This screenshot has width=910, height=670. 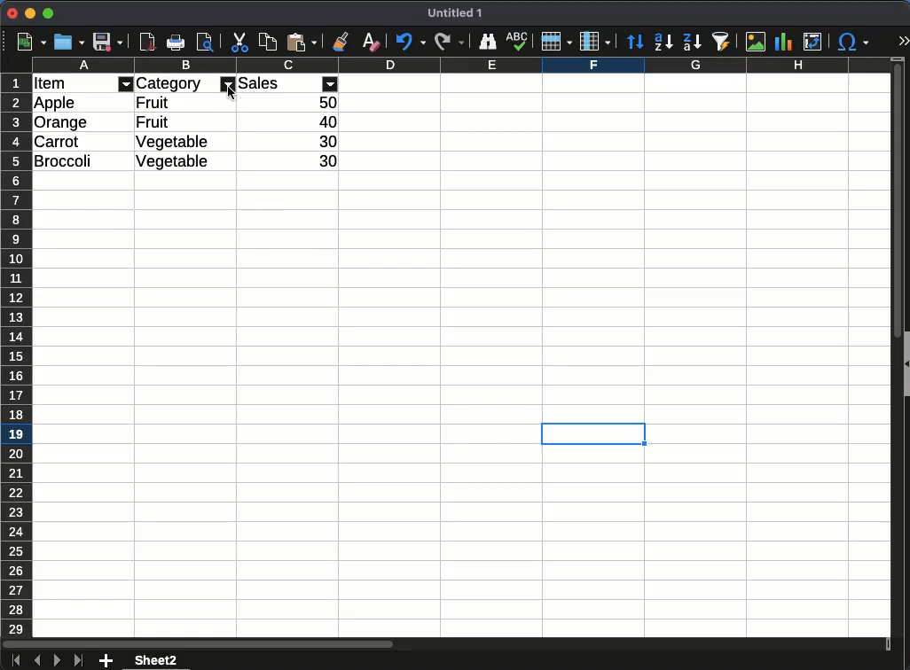 What do you see at coordinates (816, 39) in the screenshot?
I see `pivot table` at bounding box center [816, 39].